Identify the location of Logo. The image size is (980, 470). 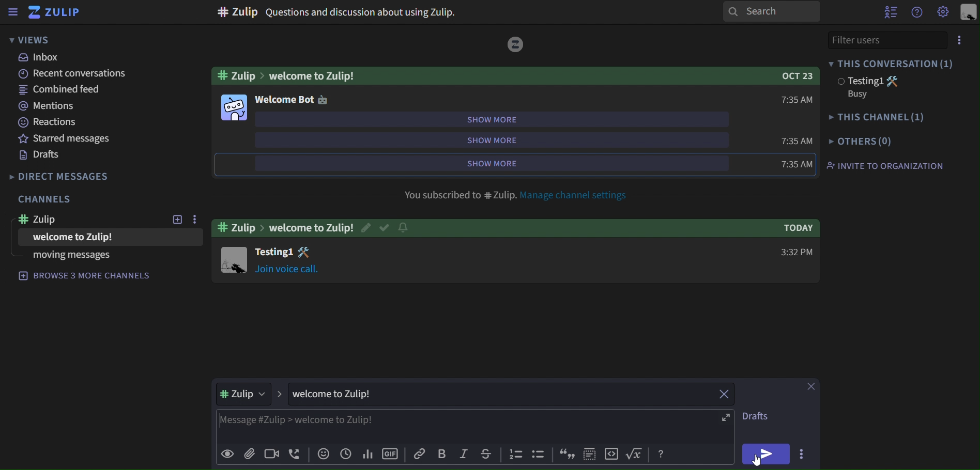
(516, 44).